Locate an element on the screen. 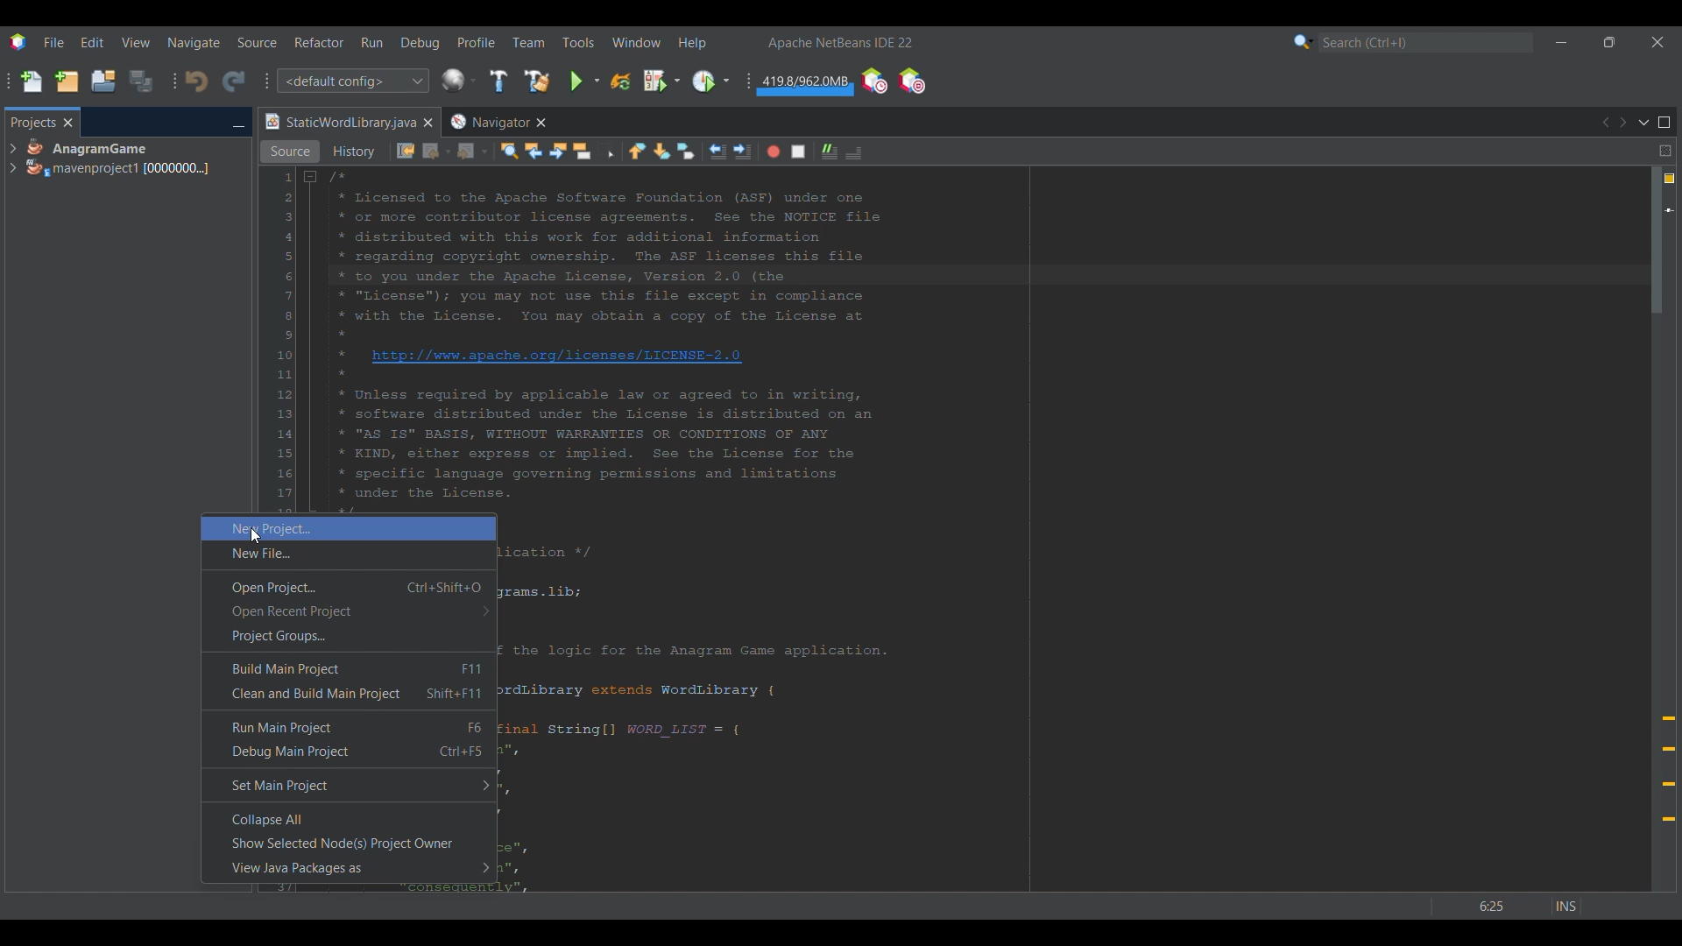 This screenshot has height=946, width=1682. Previous bookmark is located at coordinates (637, 151).